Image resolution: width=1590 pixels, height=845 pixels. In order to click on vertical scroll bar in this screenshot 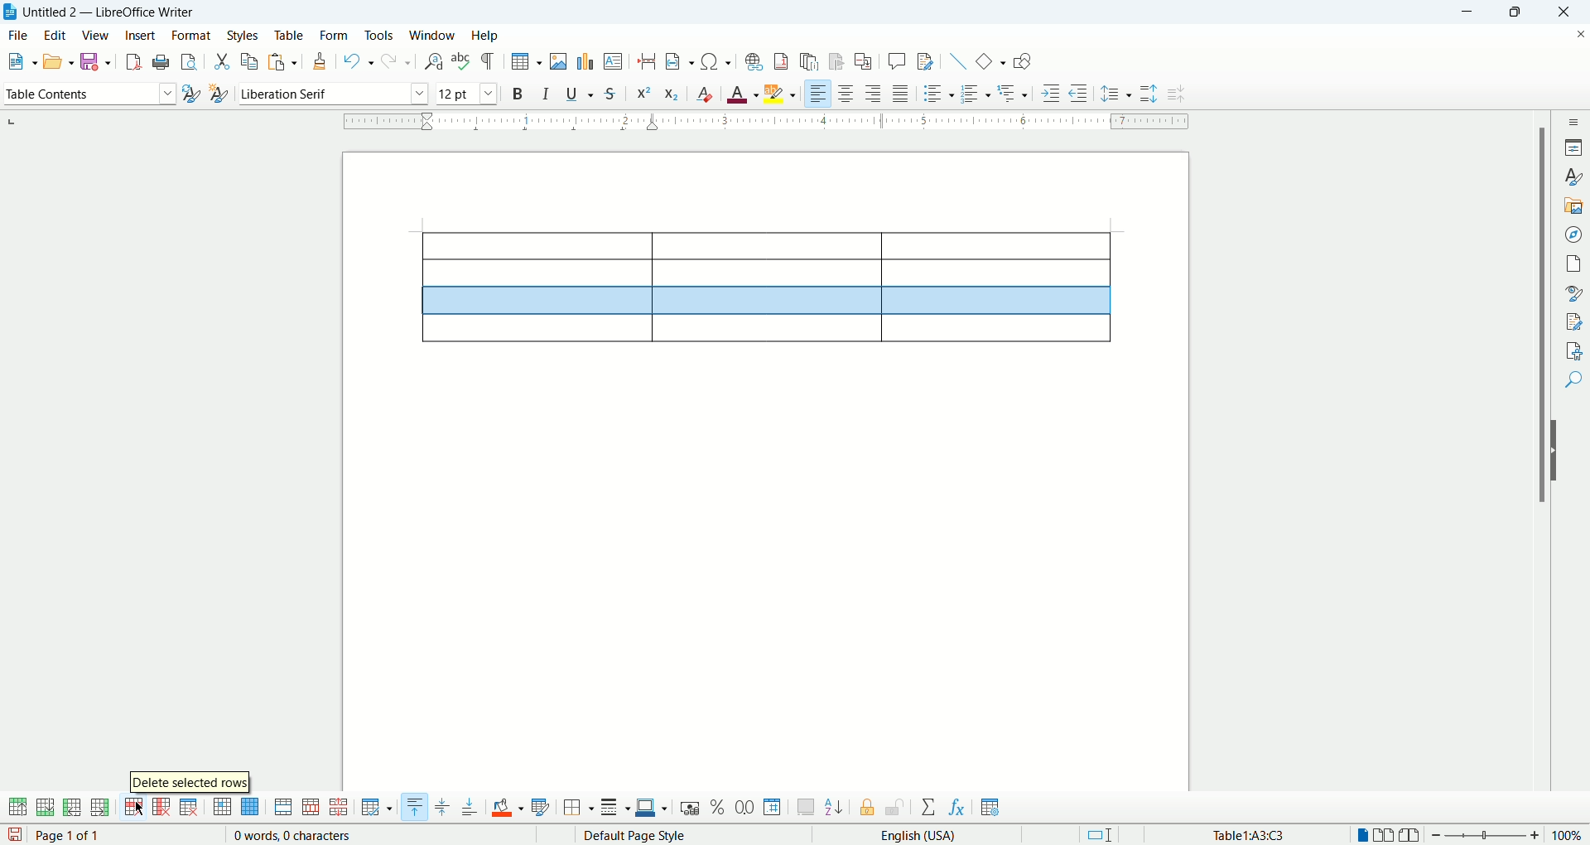, I will do `click(1542, 469)`.